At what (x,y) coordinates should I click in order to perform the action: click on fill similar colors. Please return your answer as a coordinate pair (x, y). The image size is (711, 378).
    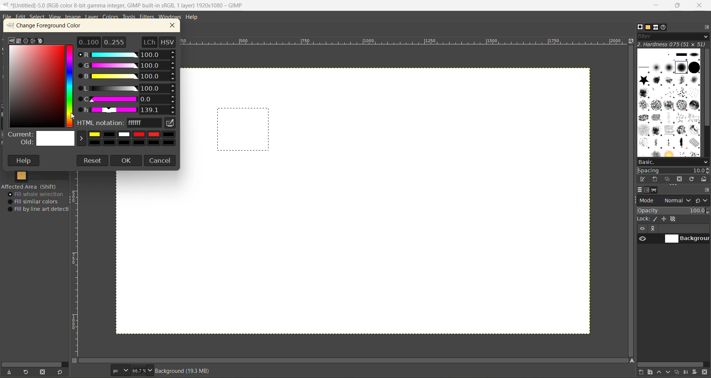
    Looking at the image, I should click on (36, 202).